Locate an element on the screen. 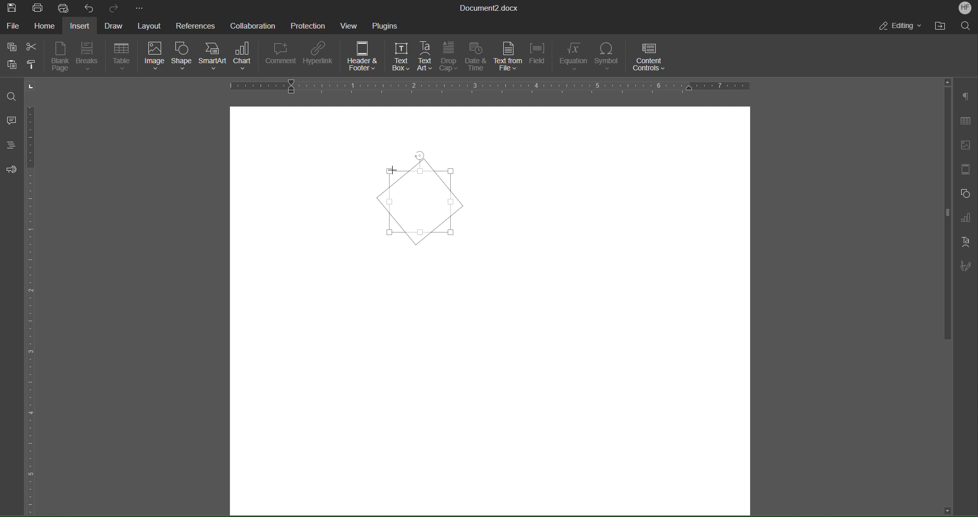 This screenshot has height=517, width=978. Breaks is located at coordinates (89, 57).